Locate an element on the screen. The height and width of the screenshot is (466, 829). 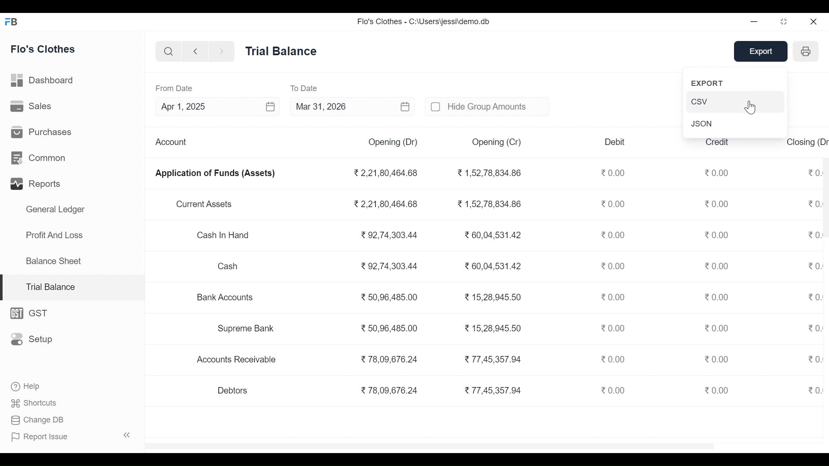
Close is located at coordinates (813, 21).